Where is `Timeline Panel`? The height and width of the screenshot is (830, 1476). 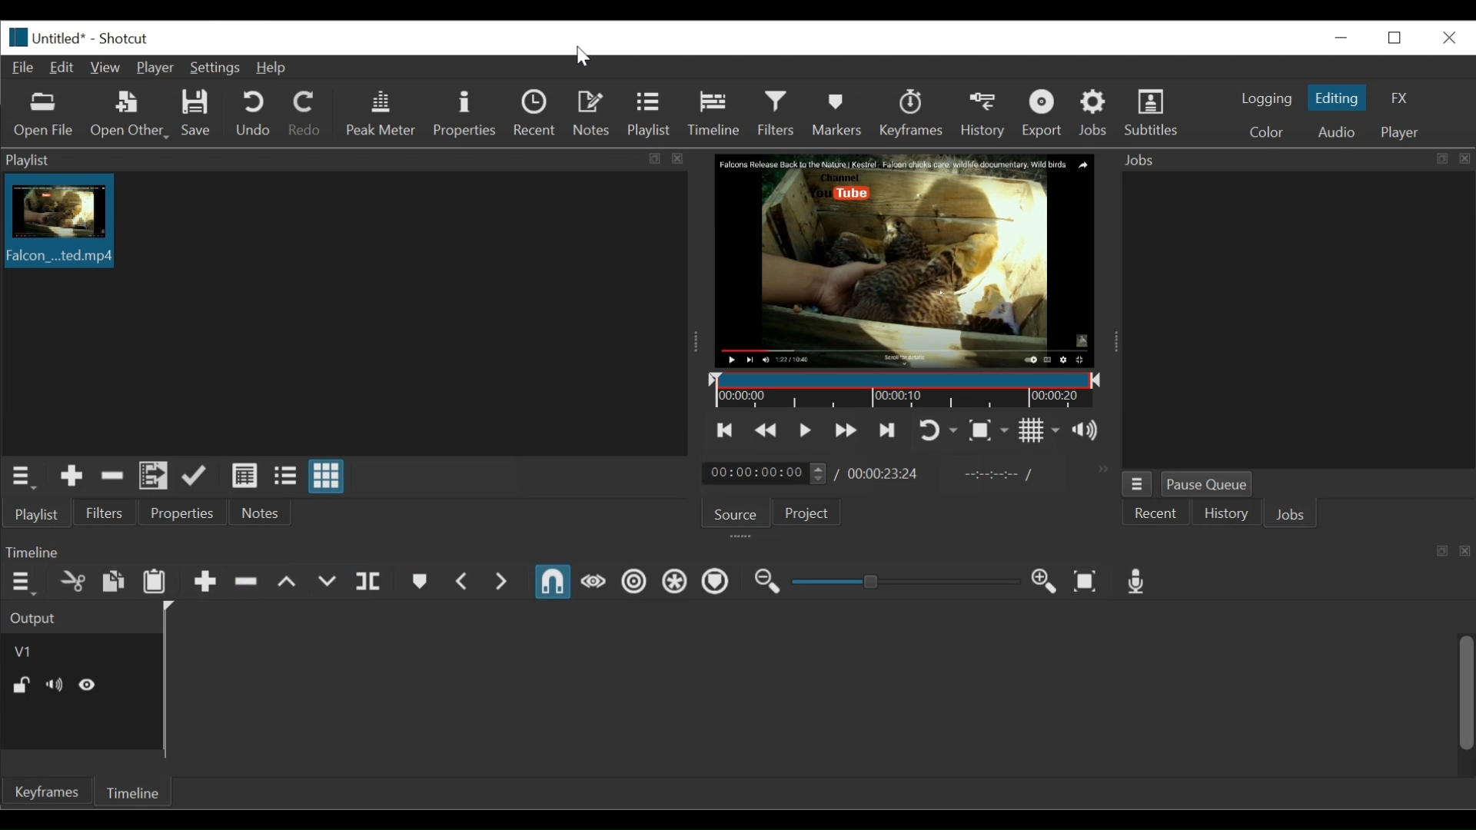 Timeline Panel is located at coordinates (735, 552).